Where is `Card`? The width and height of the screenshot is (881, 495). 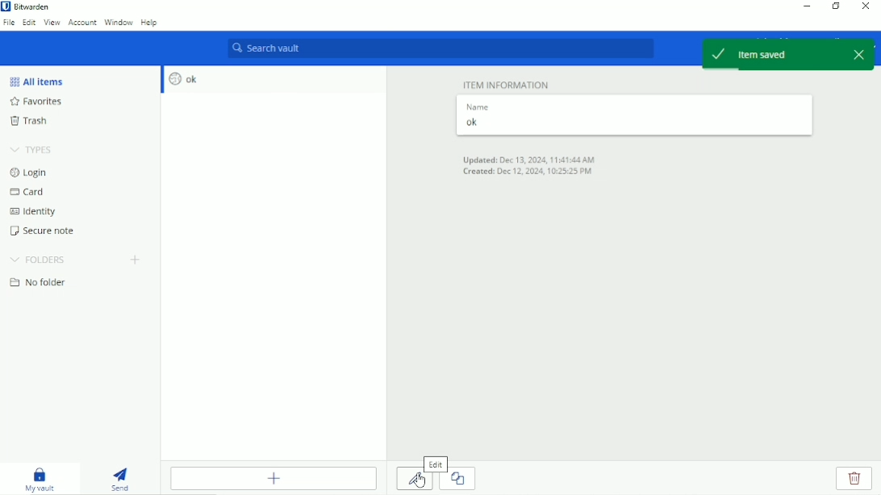 Card is located at coordinates (27, 192).